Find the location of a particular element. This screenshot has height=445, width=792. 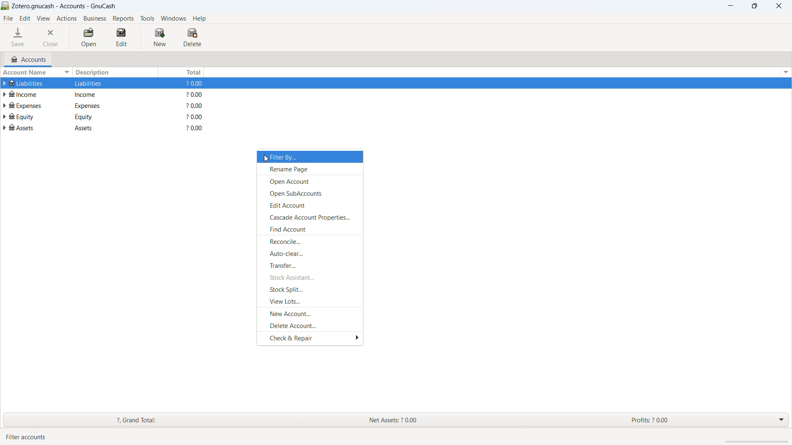

edit is located at coordinates (25, 19).